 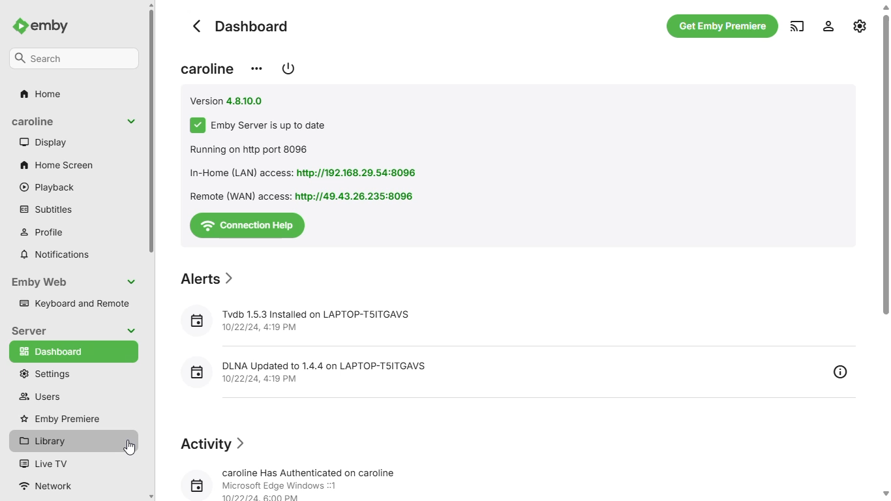 I want to click on home screen, so click(x=57, y=166).